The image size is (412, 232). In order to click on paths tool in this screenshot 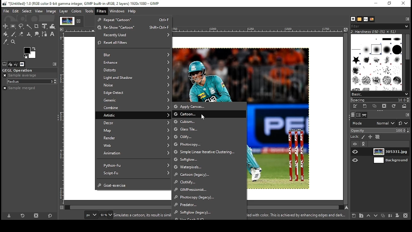, I will do `click(45, 34)`.